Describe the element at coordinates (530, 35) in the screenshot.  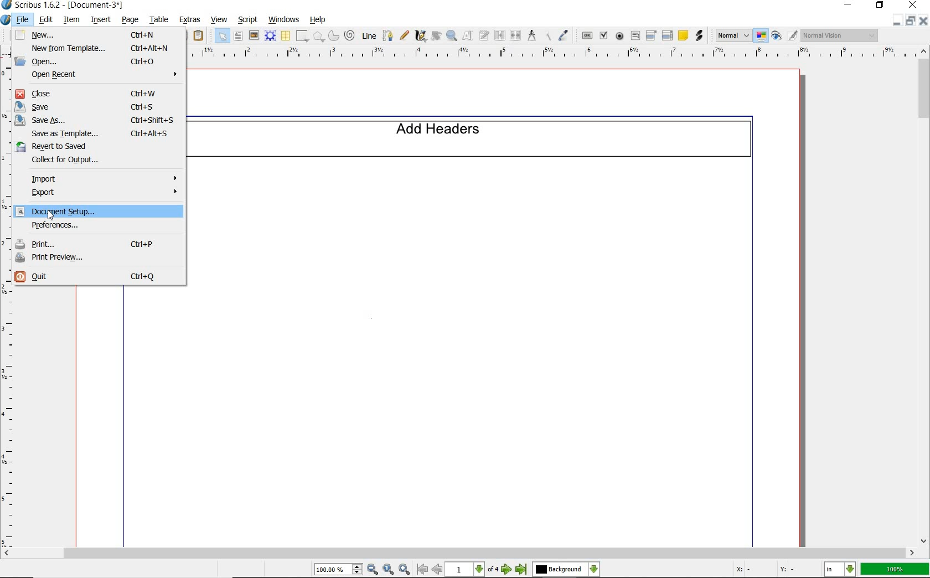
I see `measurements` at that location.